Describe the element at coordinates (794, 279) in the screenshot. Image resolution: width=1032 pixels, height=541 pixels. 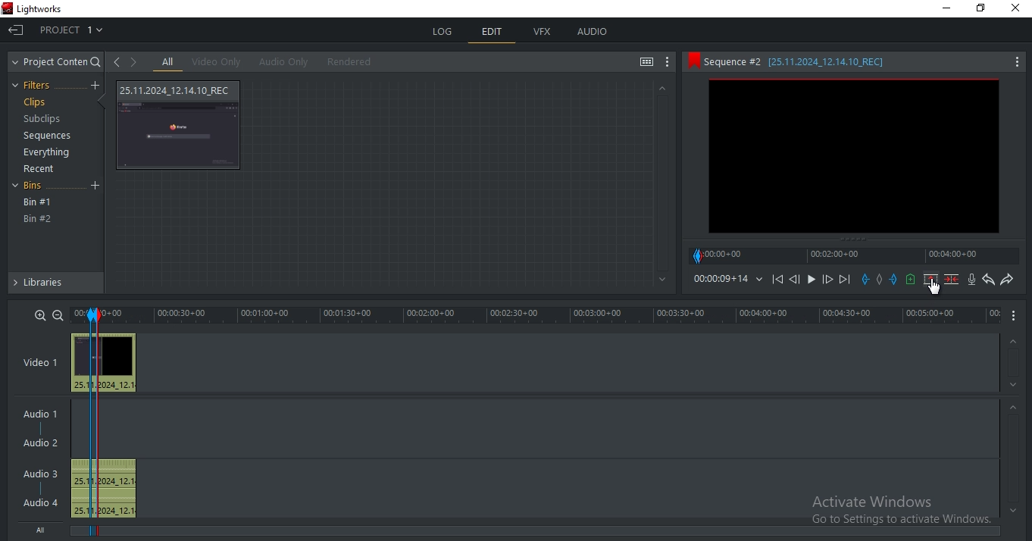
I see `Previous` at that location.